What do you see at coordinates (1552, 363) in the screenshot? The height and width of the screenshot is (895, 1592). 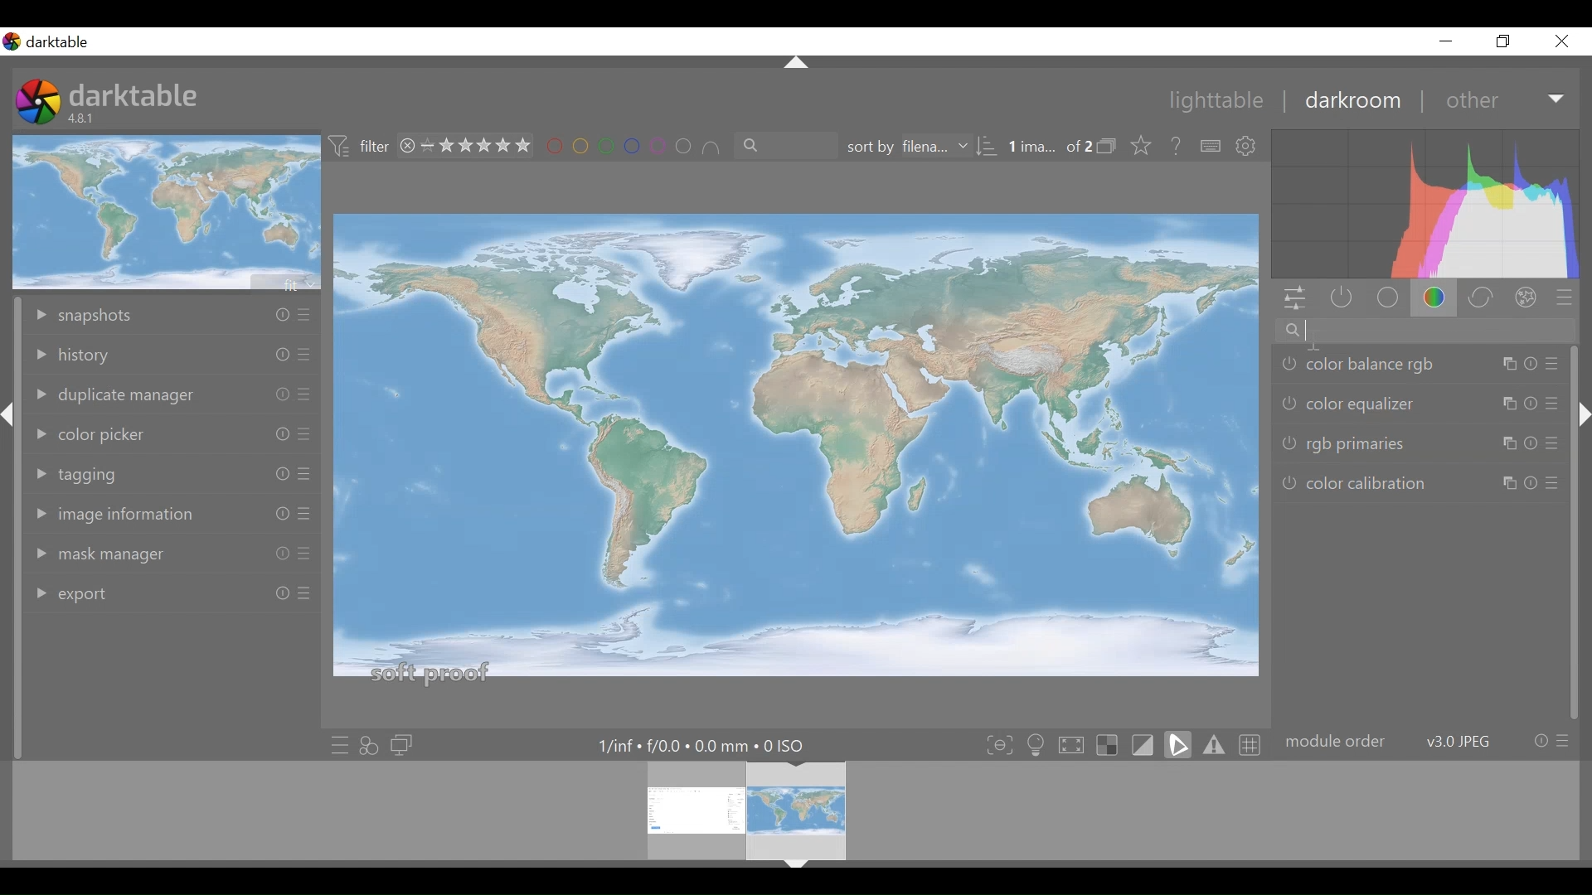 I see `` at bounding box center [1552, 363].